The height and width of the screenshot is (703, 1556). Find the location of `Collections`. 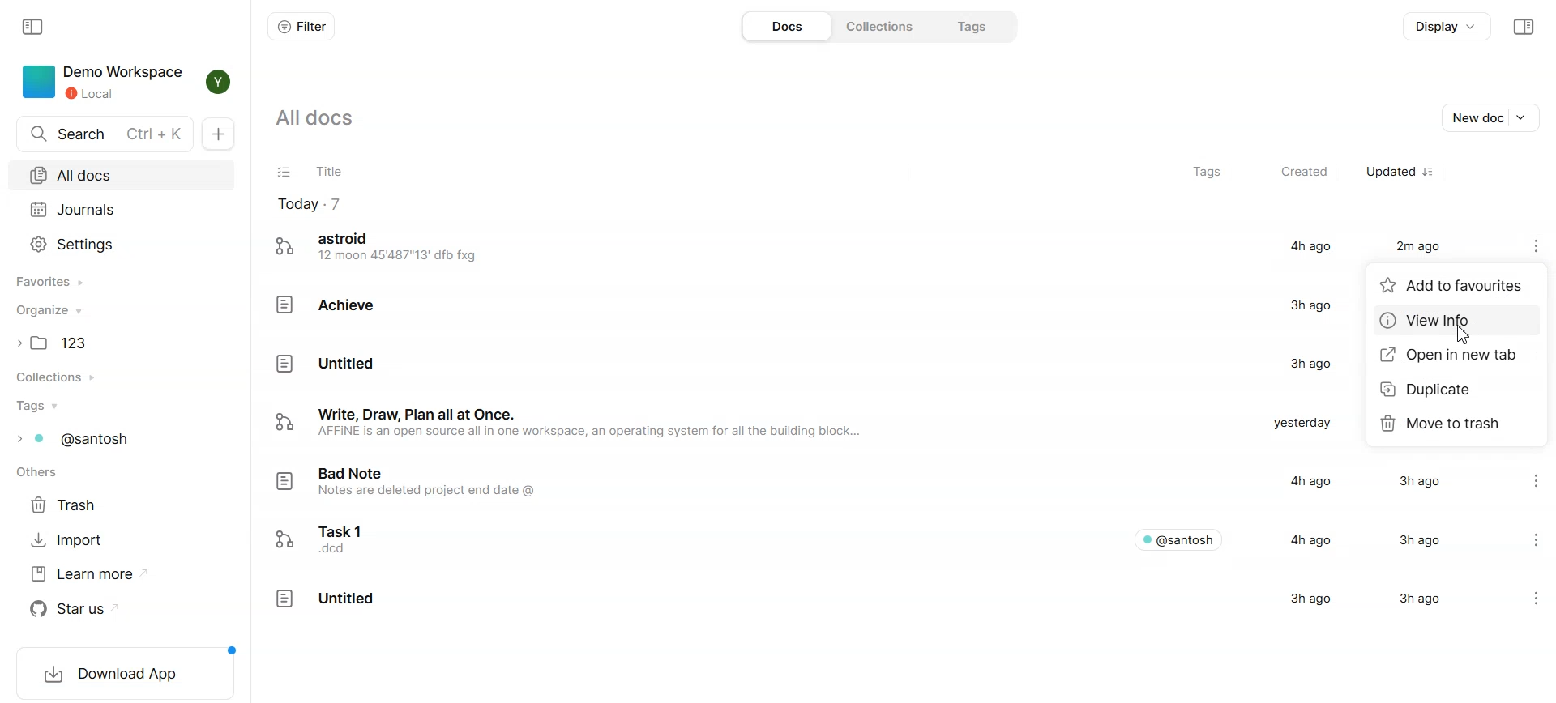

Collections is located at coordinates (881, 27).